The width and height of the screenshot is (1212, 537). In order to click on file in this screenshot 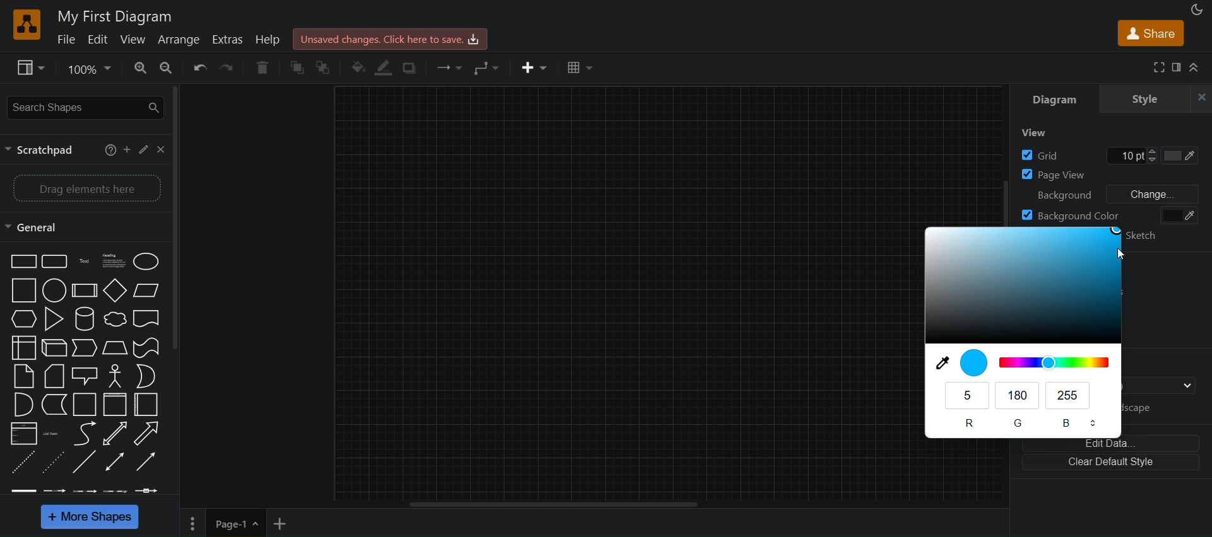, I will do `click(67, 41)`.